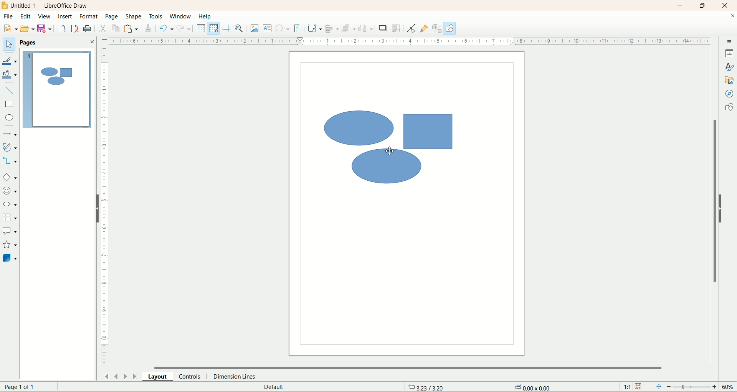 The image size is (737, 392). I want to click on toggle extrusion, so click(436, 29).